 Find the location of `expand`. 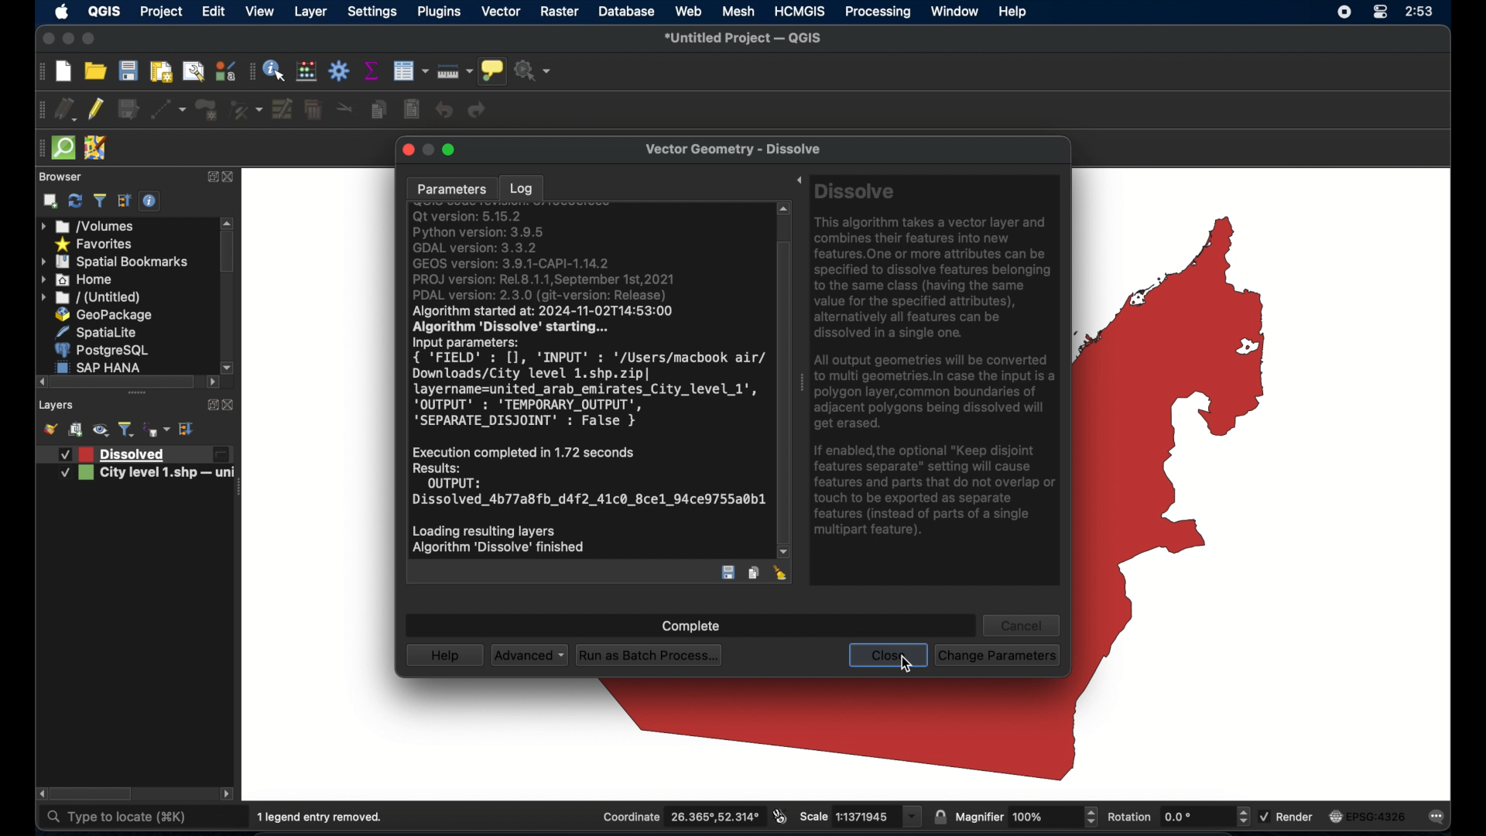

expand is located at coordinates (208, 403).